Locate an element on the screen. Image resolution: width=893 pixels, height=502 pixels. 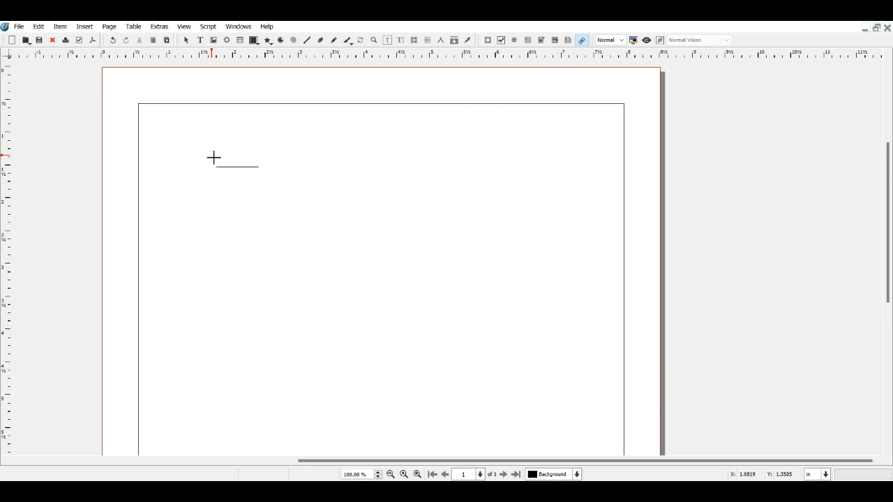
Go to Previous page is located at coordinates (445, 474).